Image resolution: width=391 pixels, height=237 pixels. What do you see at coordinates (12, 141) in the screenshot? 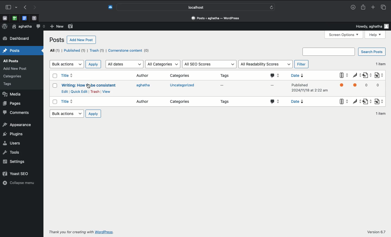
I see `Users` at bounding box center [12, 141].